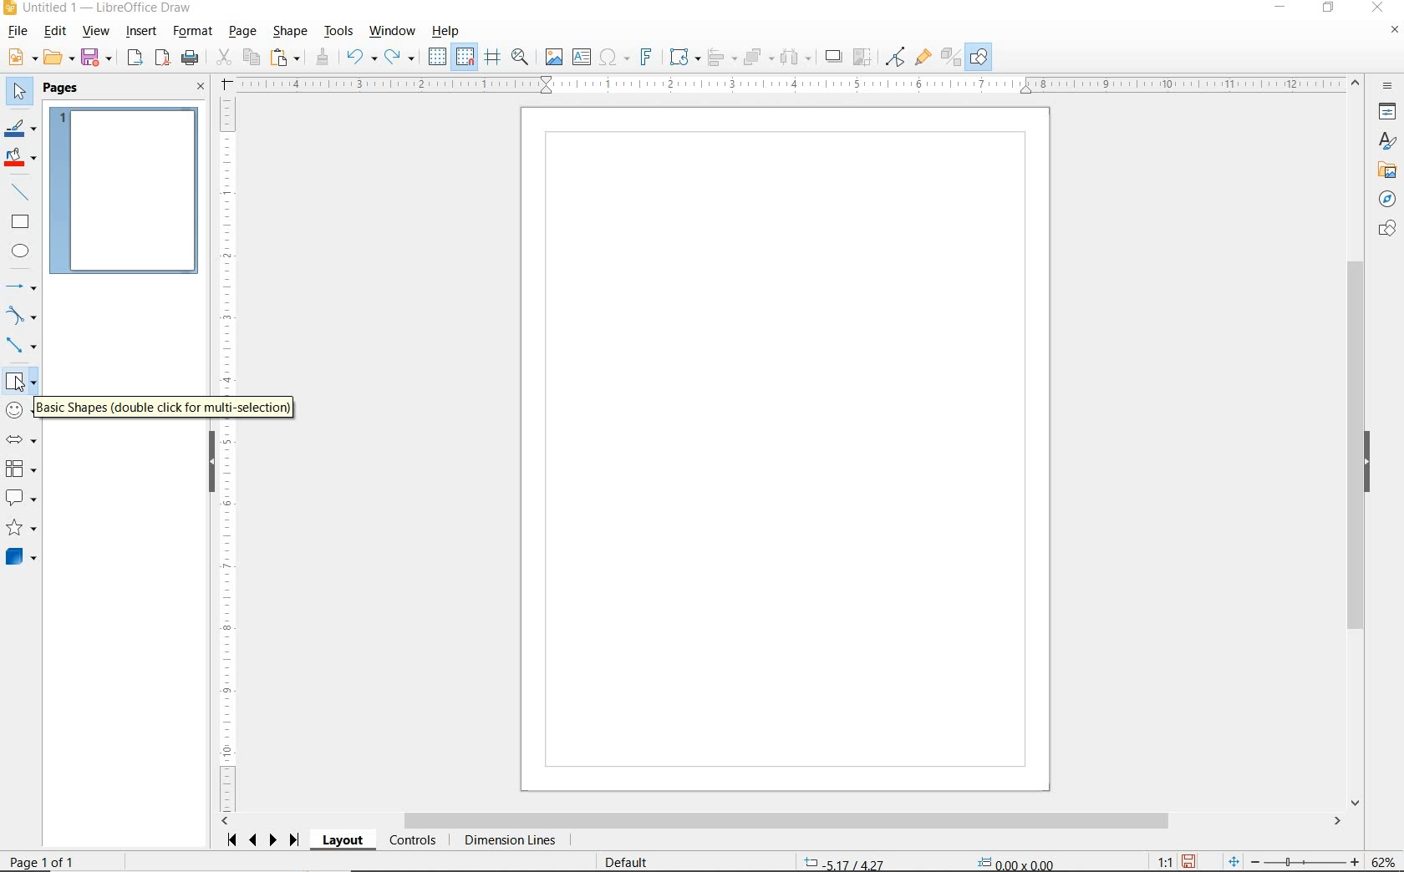 This screenshot has width=1404, height=872. What do you see at coordinates (22, 251) in the screenshot?
I see `ELLIPSE` at bounding box center [22, 251].